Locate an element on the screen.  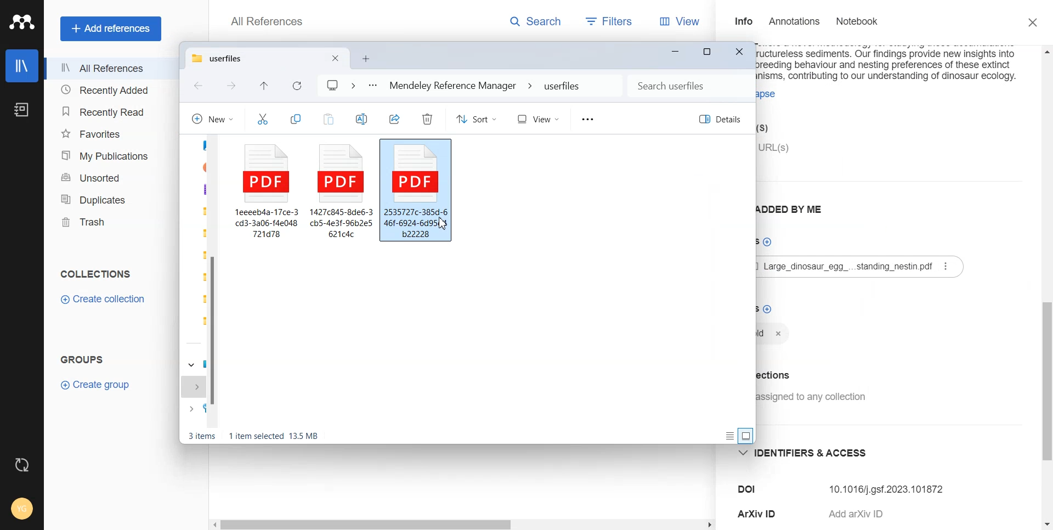
Recently Read is located at coordinates (112, 110).